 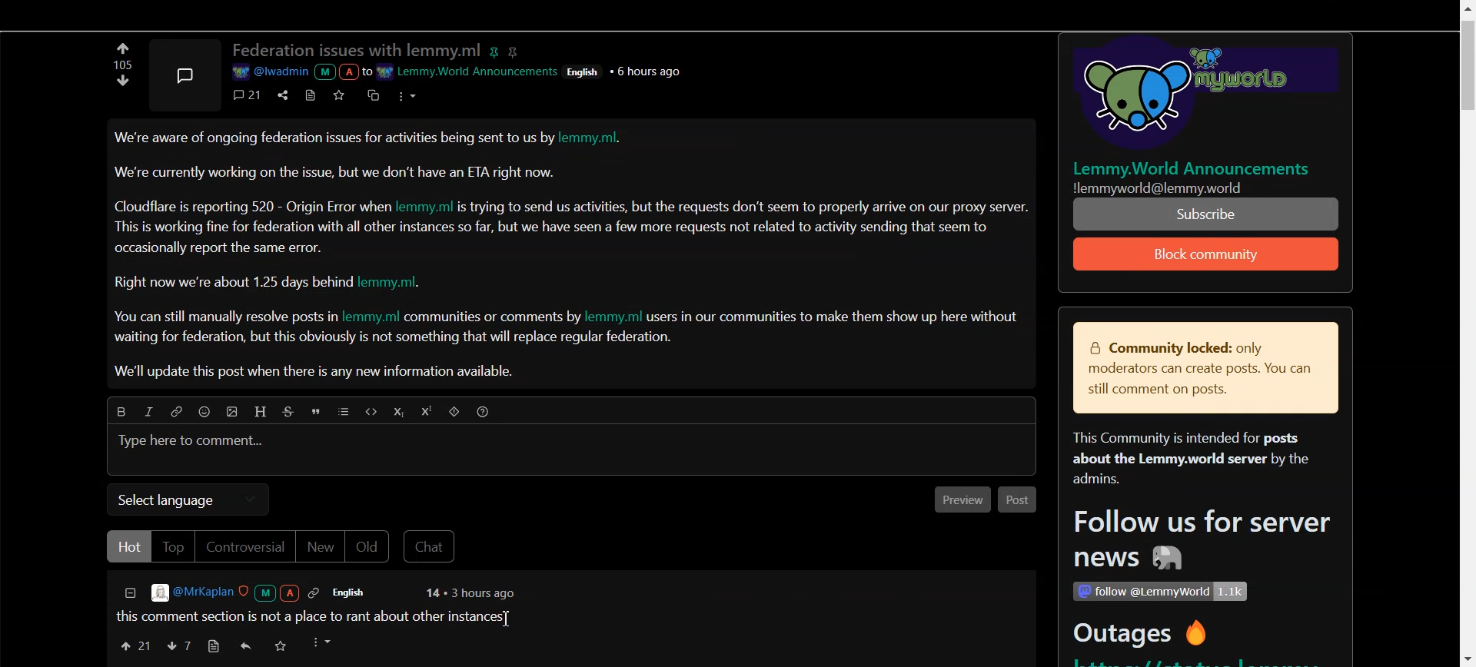 What do you see at coordinates (128, 546) in the screenshot?
I see `Hot` at bounding box center [128, 546].